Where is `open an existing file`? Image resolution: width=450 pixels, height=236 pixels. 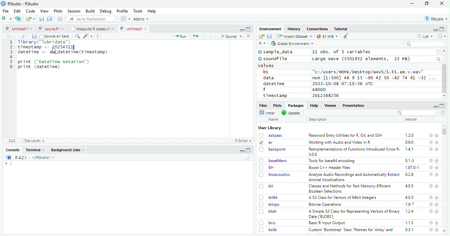 open an existing file is located at coordinates (30, 19).